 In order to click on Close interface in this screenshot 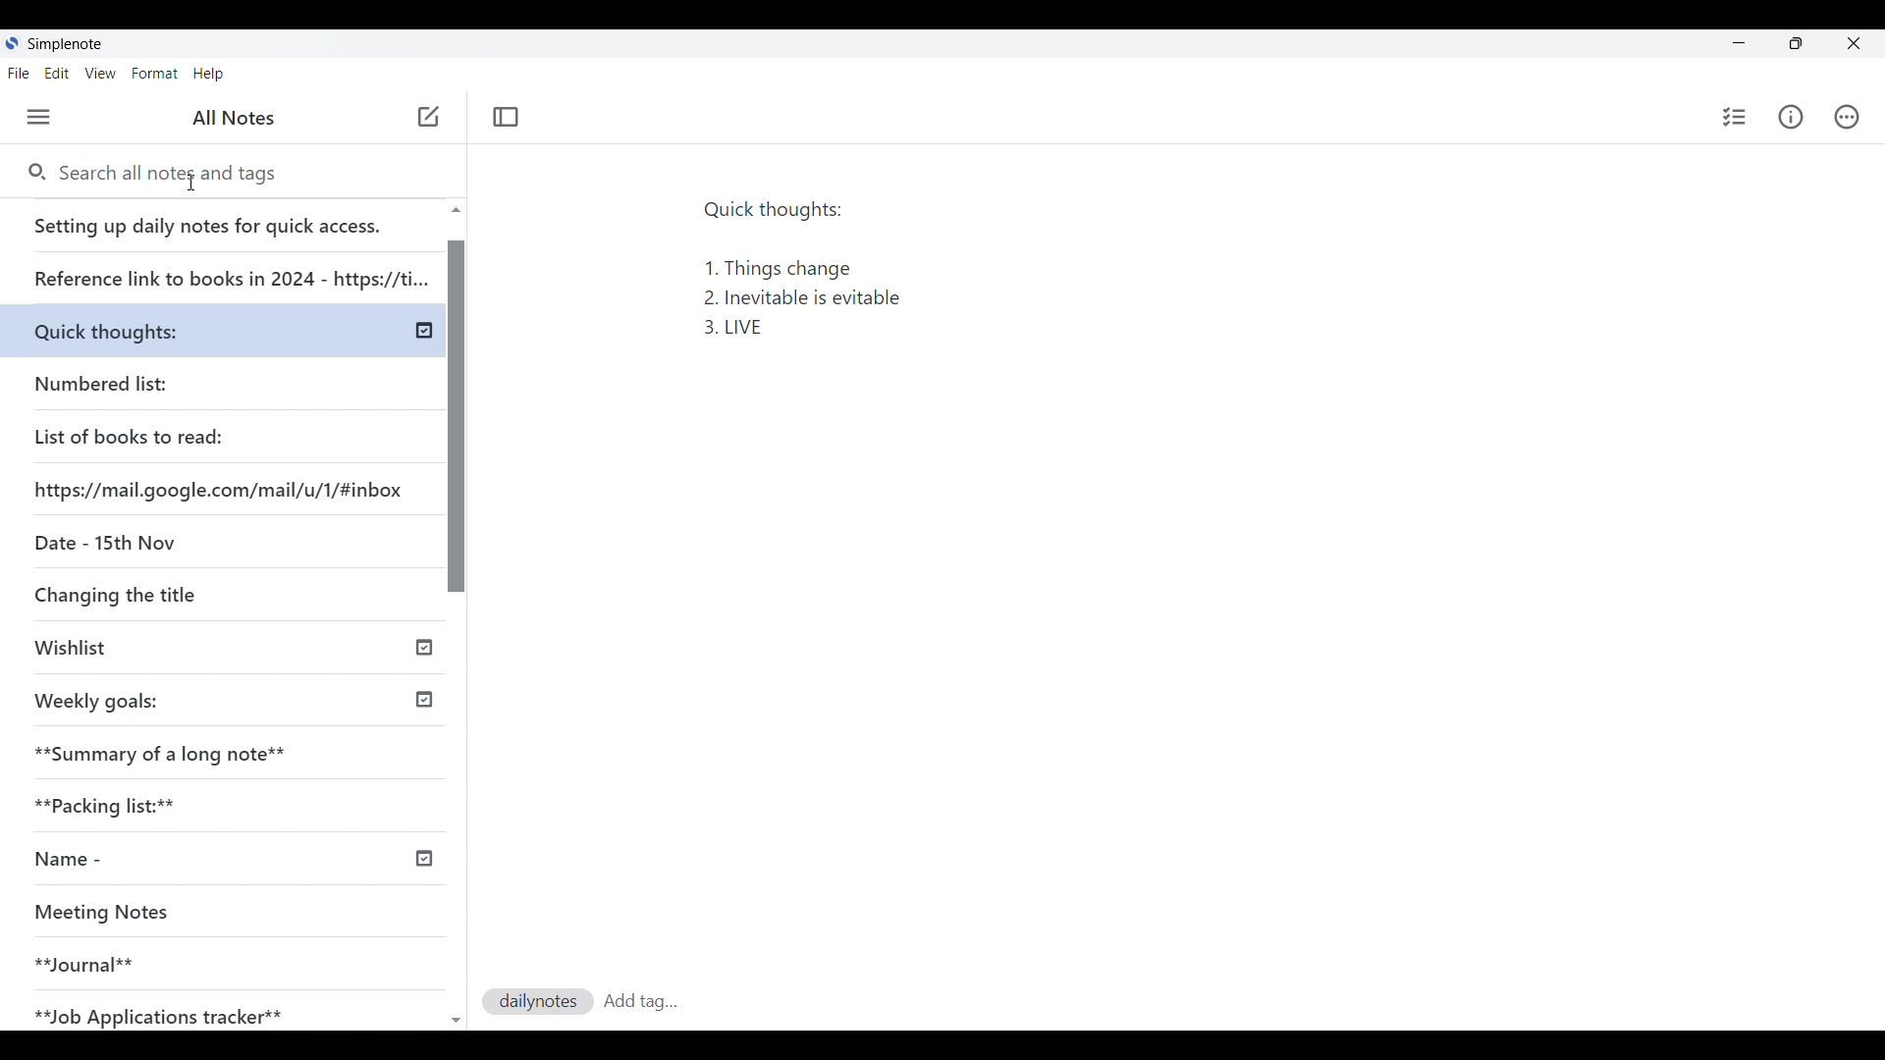, I will do `click(1854, 43)`.